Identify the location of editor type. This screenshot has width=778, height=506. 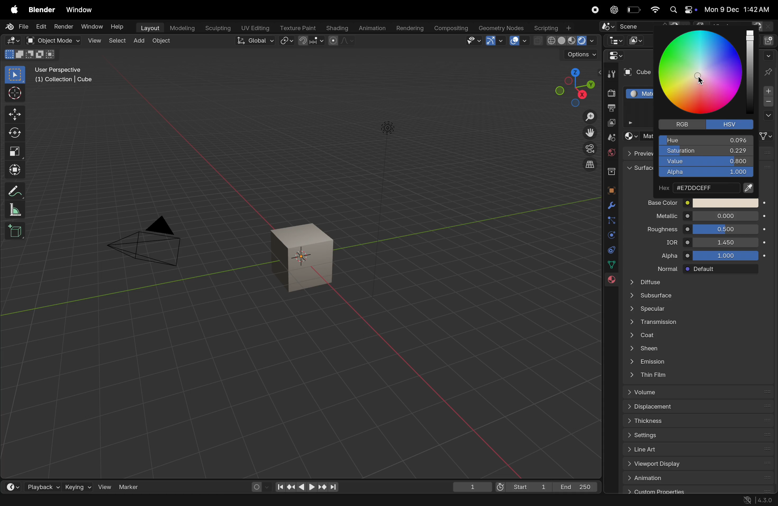
(613, 56).